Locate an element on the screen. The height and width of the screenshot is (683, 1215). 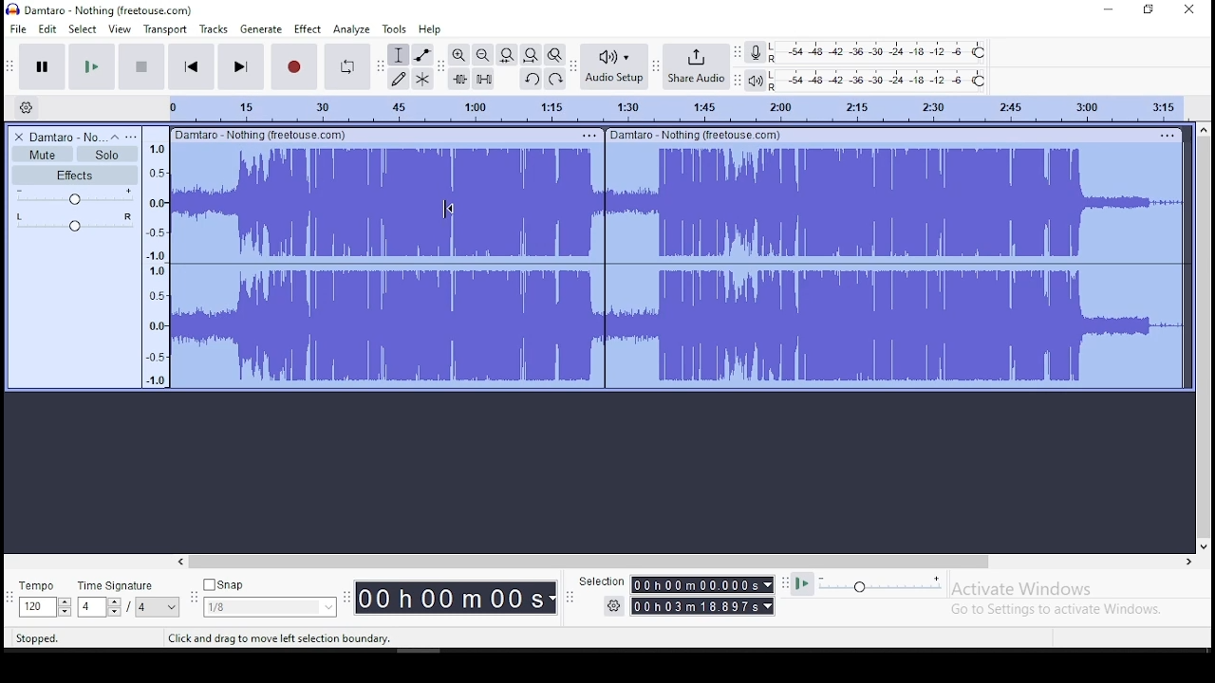
pan is located at coordinates (73, 224).